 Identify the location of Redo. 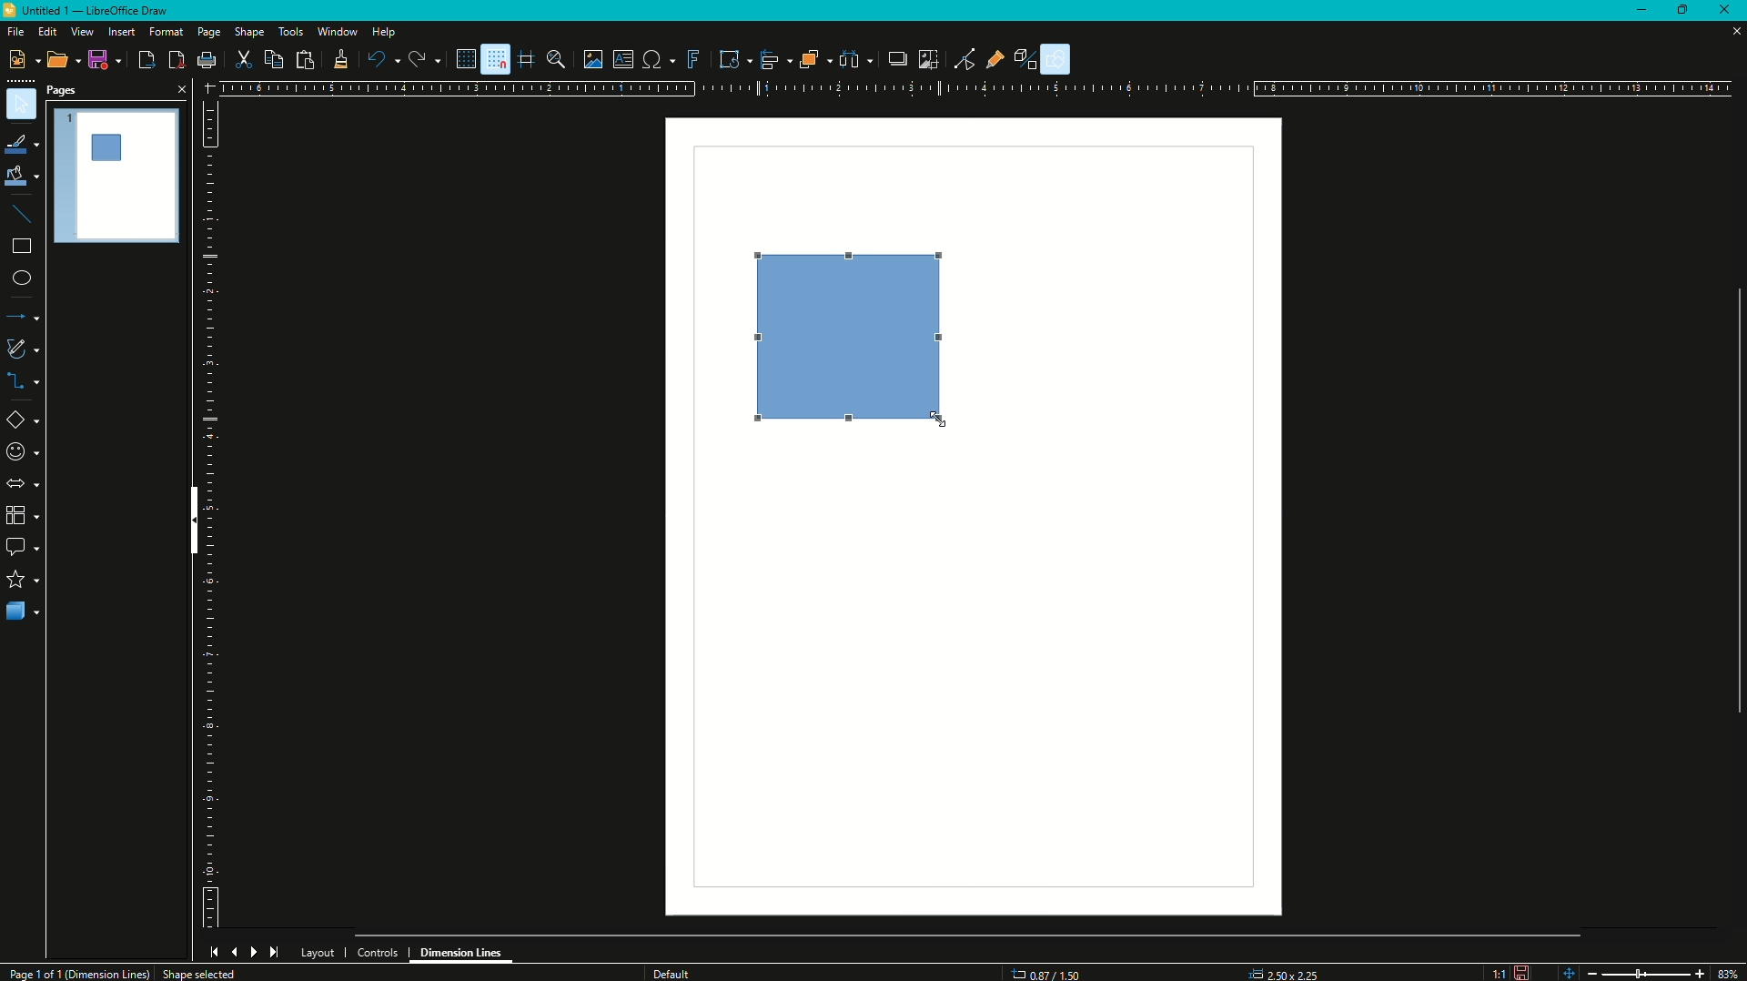
(423, 60).